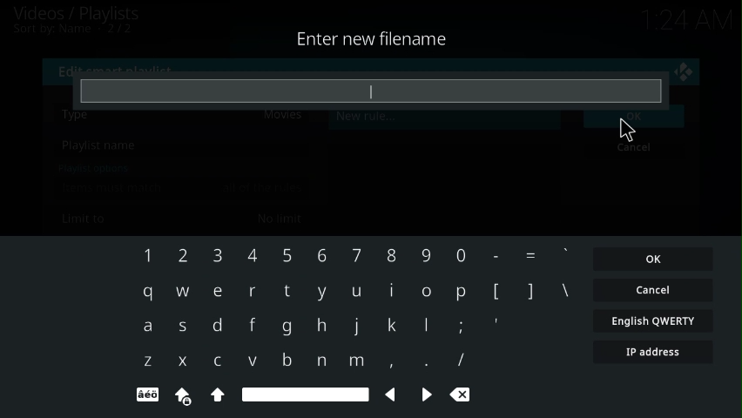 The height and width of the screenshot is (418, 742). I want to click on caps, so click(182, 395).